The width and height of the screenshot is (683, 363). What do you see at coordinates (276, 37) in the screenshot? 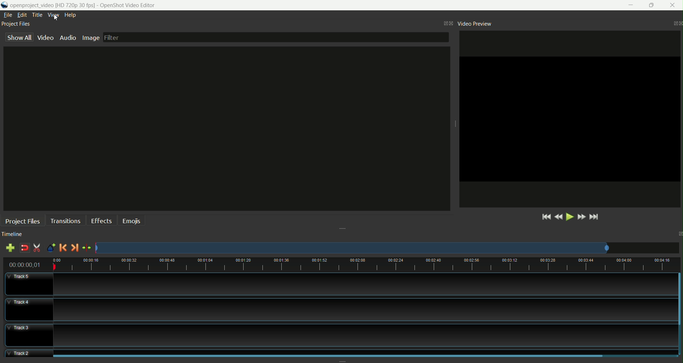
I see `filter` at bounding box center [276, 37].